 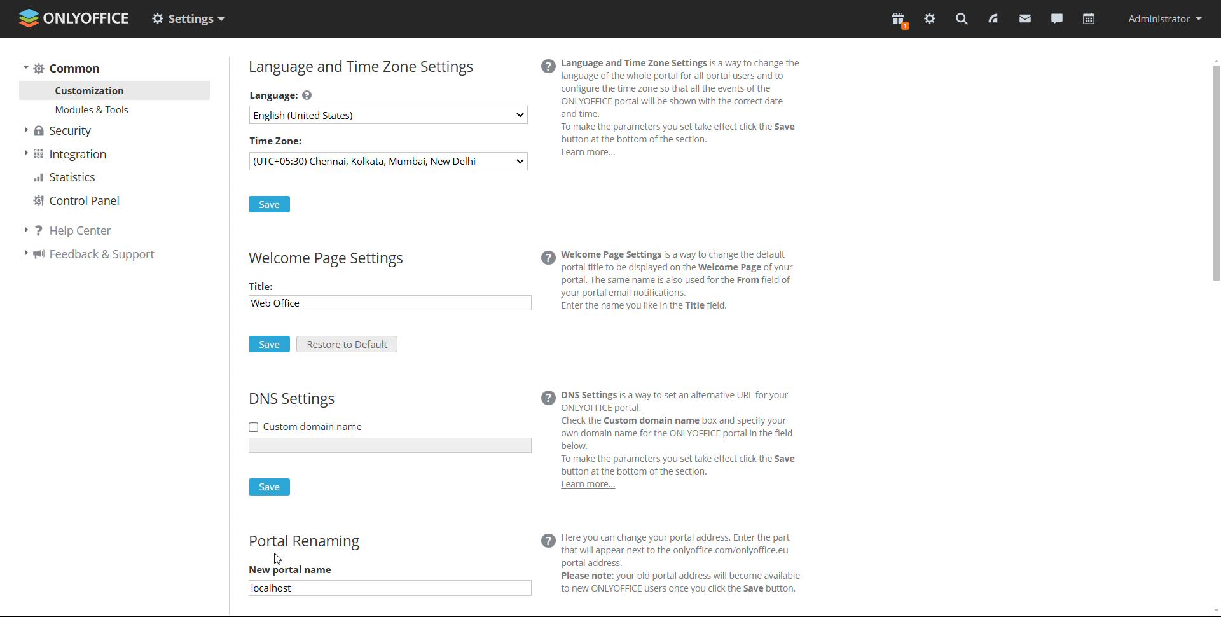 I want to click on @ Language and Time Zone Settings is a way to change the
language of the whole portal for al portal users and to
configure the time zone so that all the events of the
'ONLYOFFICE portal will be shown with the correct date

| and time.
To make the parameters you set take effect click the Save
button at the bottom of the section., so click(x=690, y=99).